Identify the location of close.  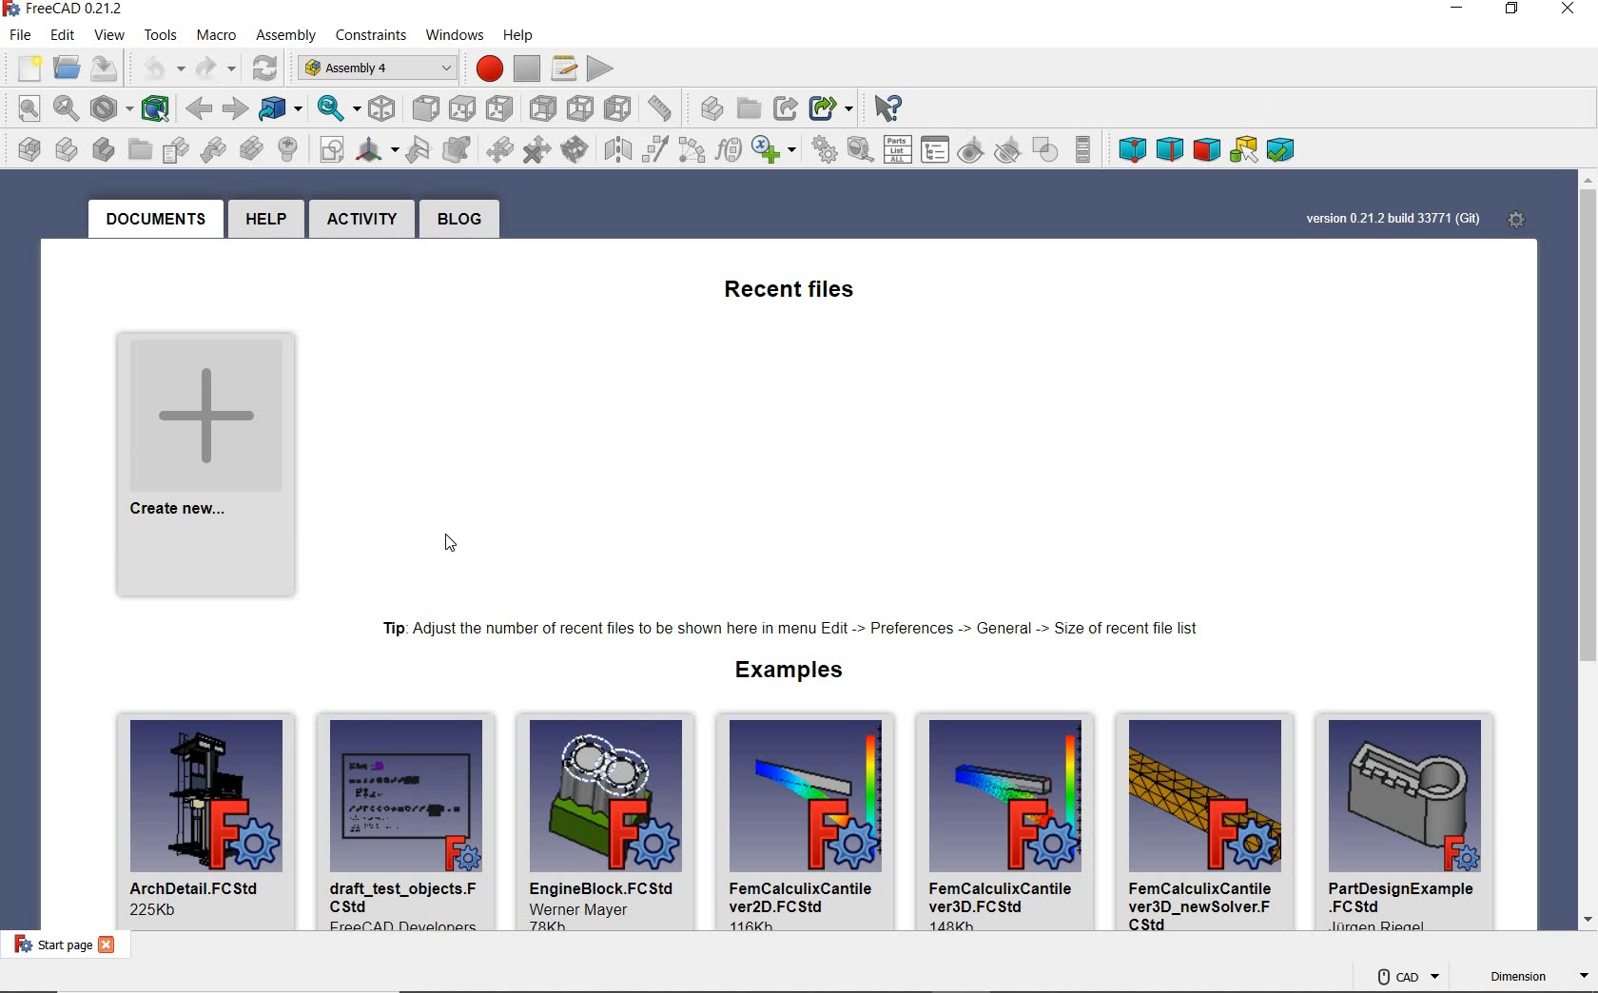
(1571, 10).